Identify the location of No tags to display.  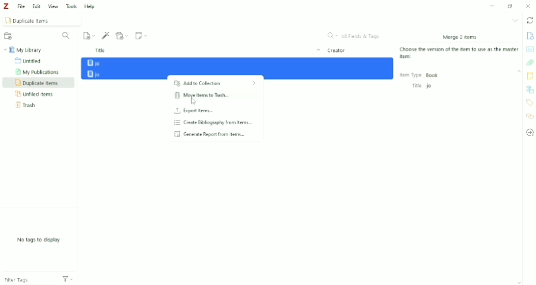
(38, 240).